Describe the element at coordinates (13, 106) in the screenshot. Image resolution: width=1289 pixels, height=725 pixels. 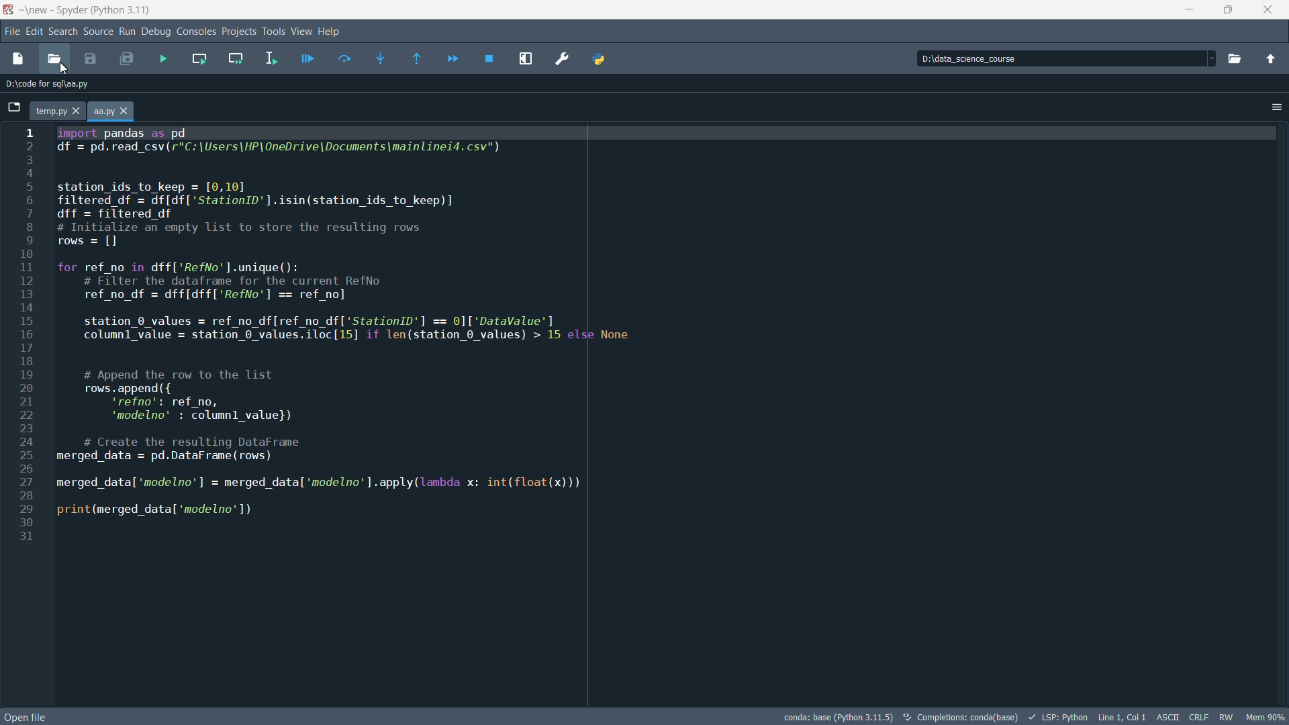
I see `browse tab` at that location.